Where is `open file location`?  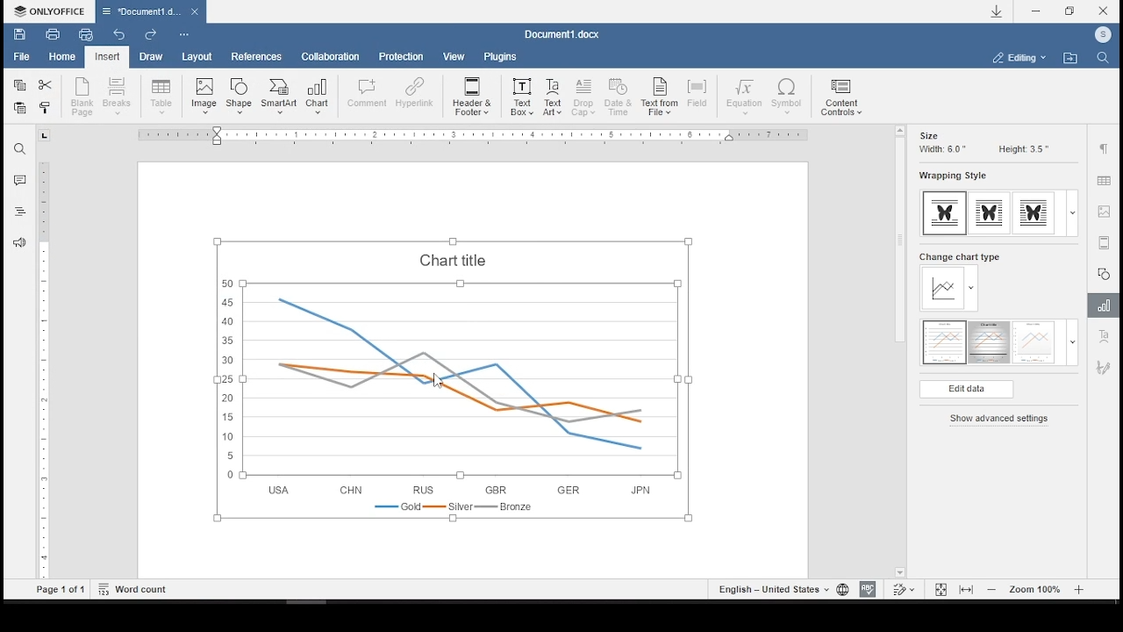
open file location is located at coordinates (1069, 59).